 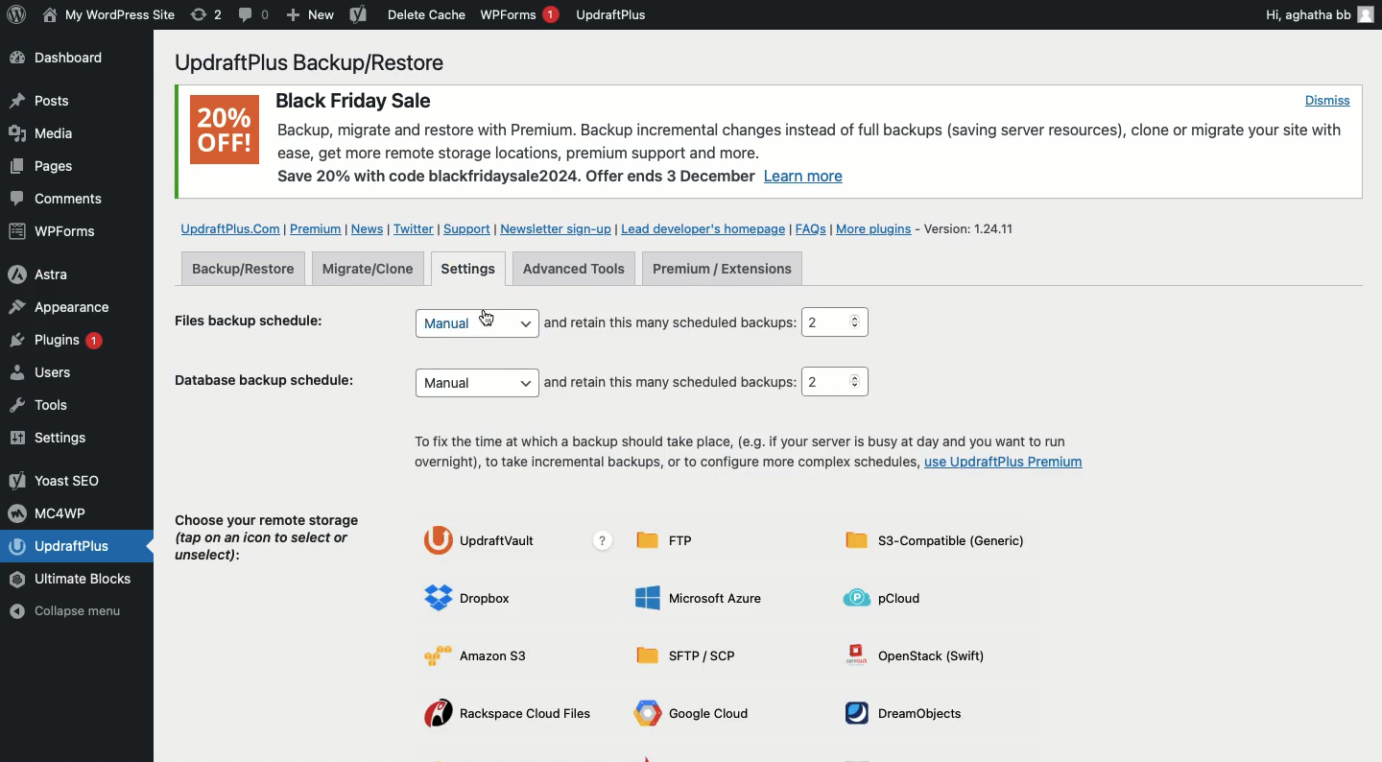 What do you see at coordinates (80, 546) in the screenshot?
I see `UpdraftPlus` at bounding box center [80, 546].